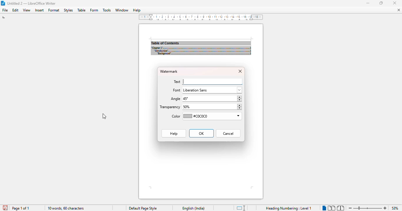  Describe the element at coordinates (144, 208) in the screenshot. I see `default page style` at that location.